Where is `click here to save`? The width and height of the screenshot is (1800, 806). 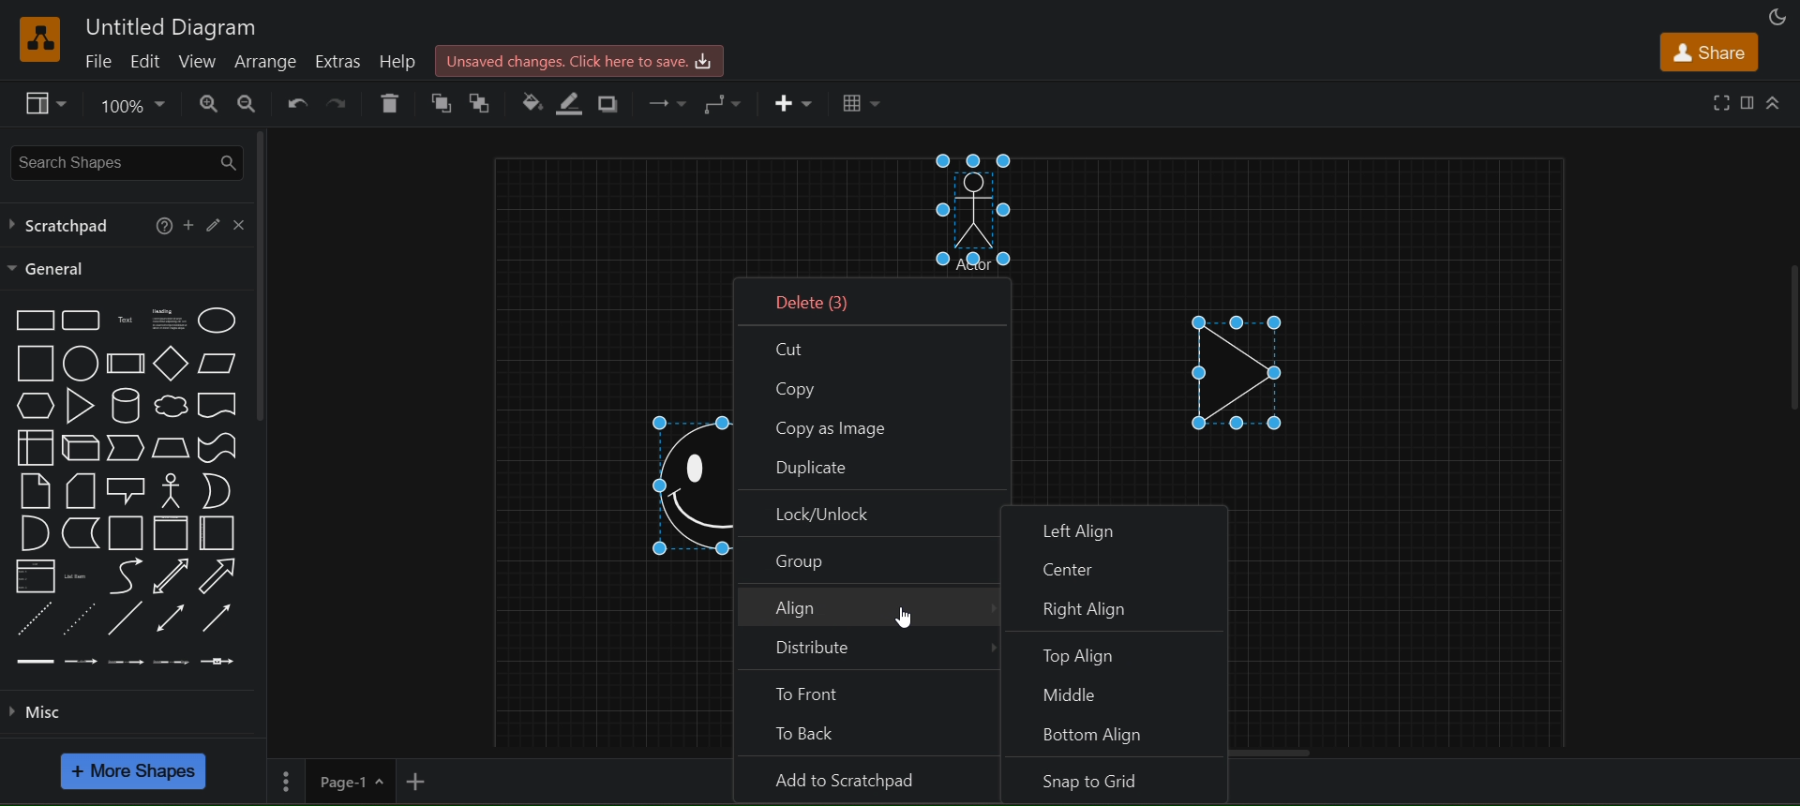
click here to save is located at coordinates (577, 61).